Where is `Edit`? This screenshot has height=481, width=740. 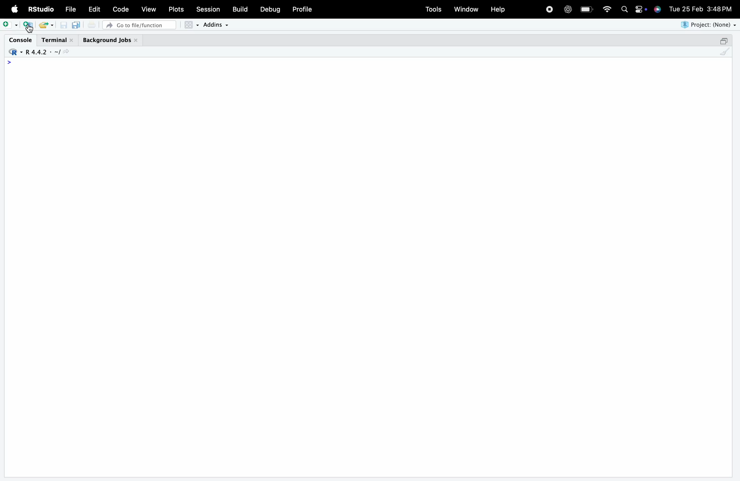
Edit is located at coordinates (95, 9).